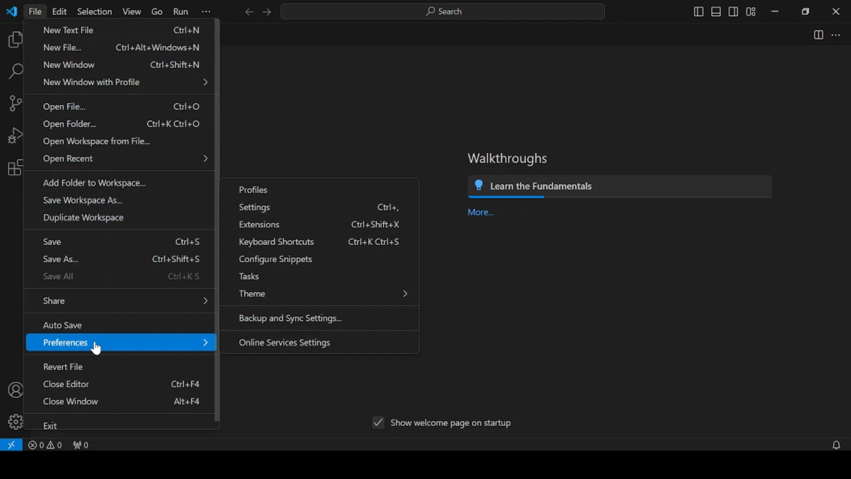 Image resolution: width=851 pixels, height=479 pixels. Describe the element at coordinates (389, 207) in the screenshot. I see `ctrl+` at that location.